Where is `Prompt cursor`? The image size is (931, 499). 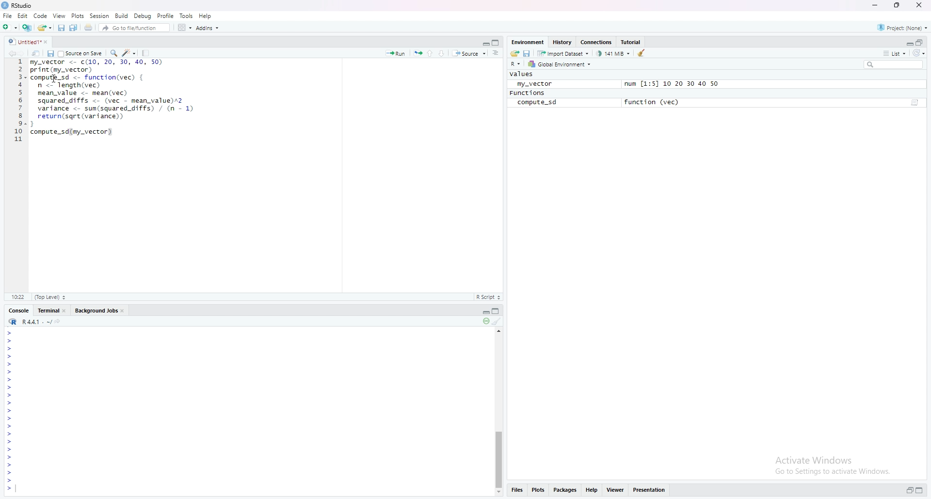
Prompt cursor is located at coordinates (10, 356).